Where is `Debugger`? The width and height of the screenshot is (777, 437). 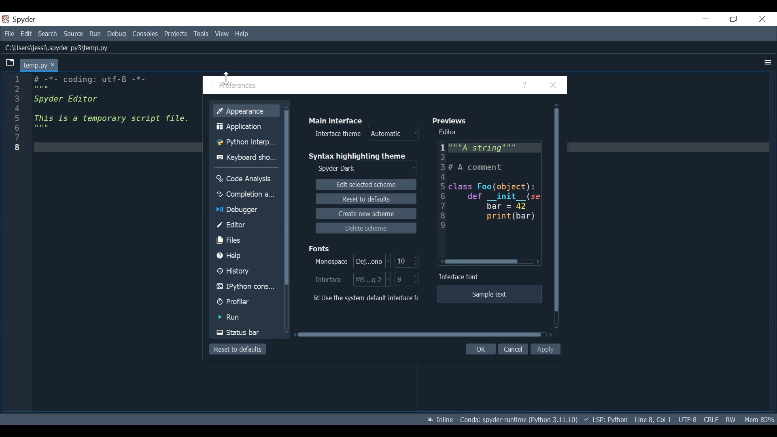
Debugger is located at coordinates (246, 209).